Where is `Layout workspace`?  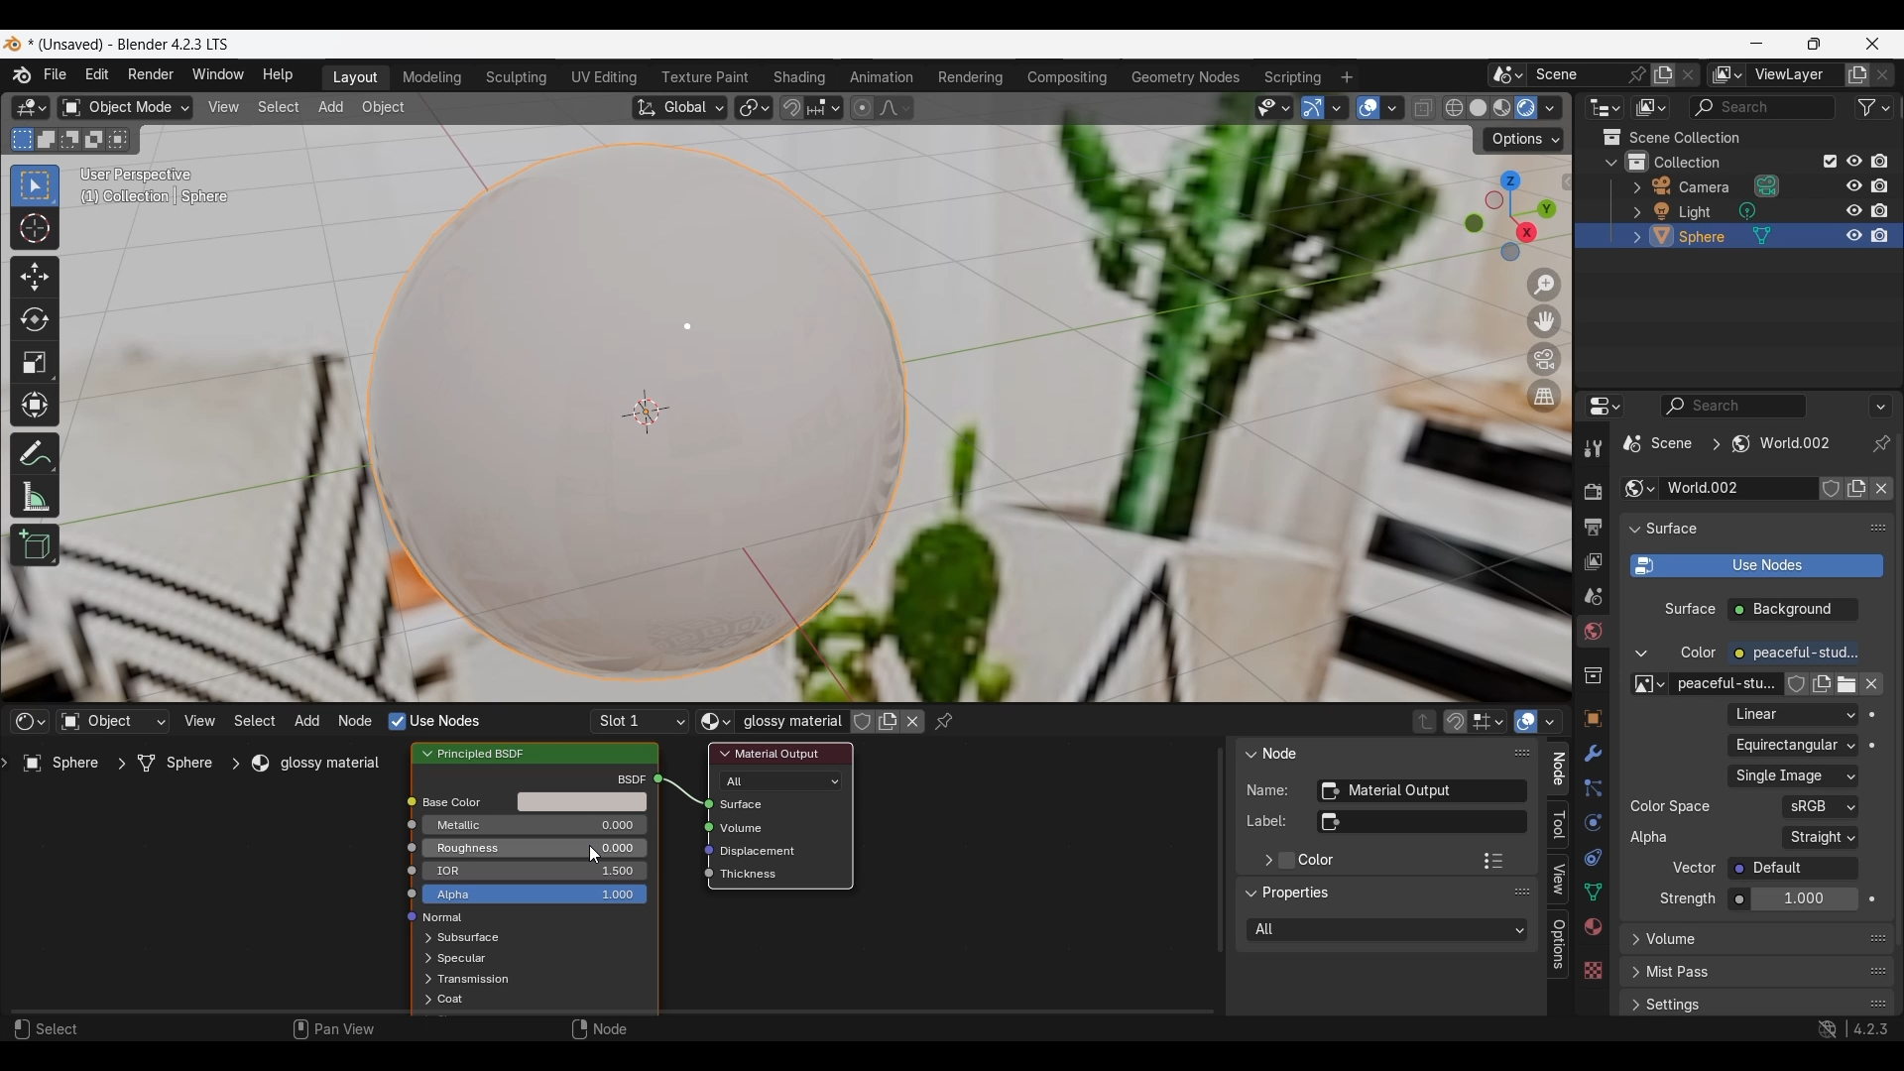
Layout workspace is located at coordinates (355, 78).